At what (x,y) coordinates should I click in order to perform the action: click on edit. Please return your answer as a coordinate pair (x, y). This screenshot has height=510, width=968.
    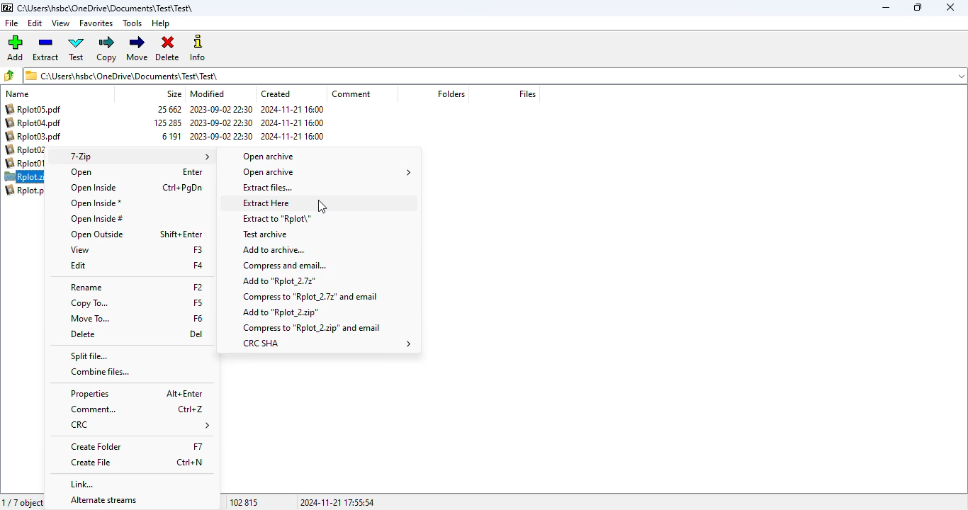
    Looking at the image, I should click on (78, 266).